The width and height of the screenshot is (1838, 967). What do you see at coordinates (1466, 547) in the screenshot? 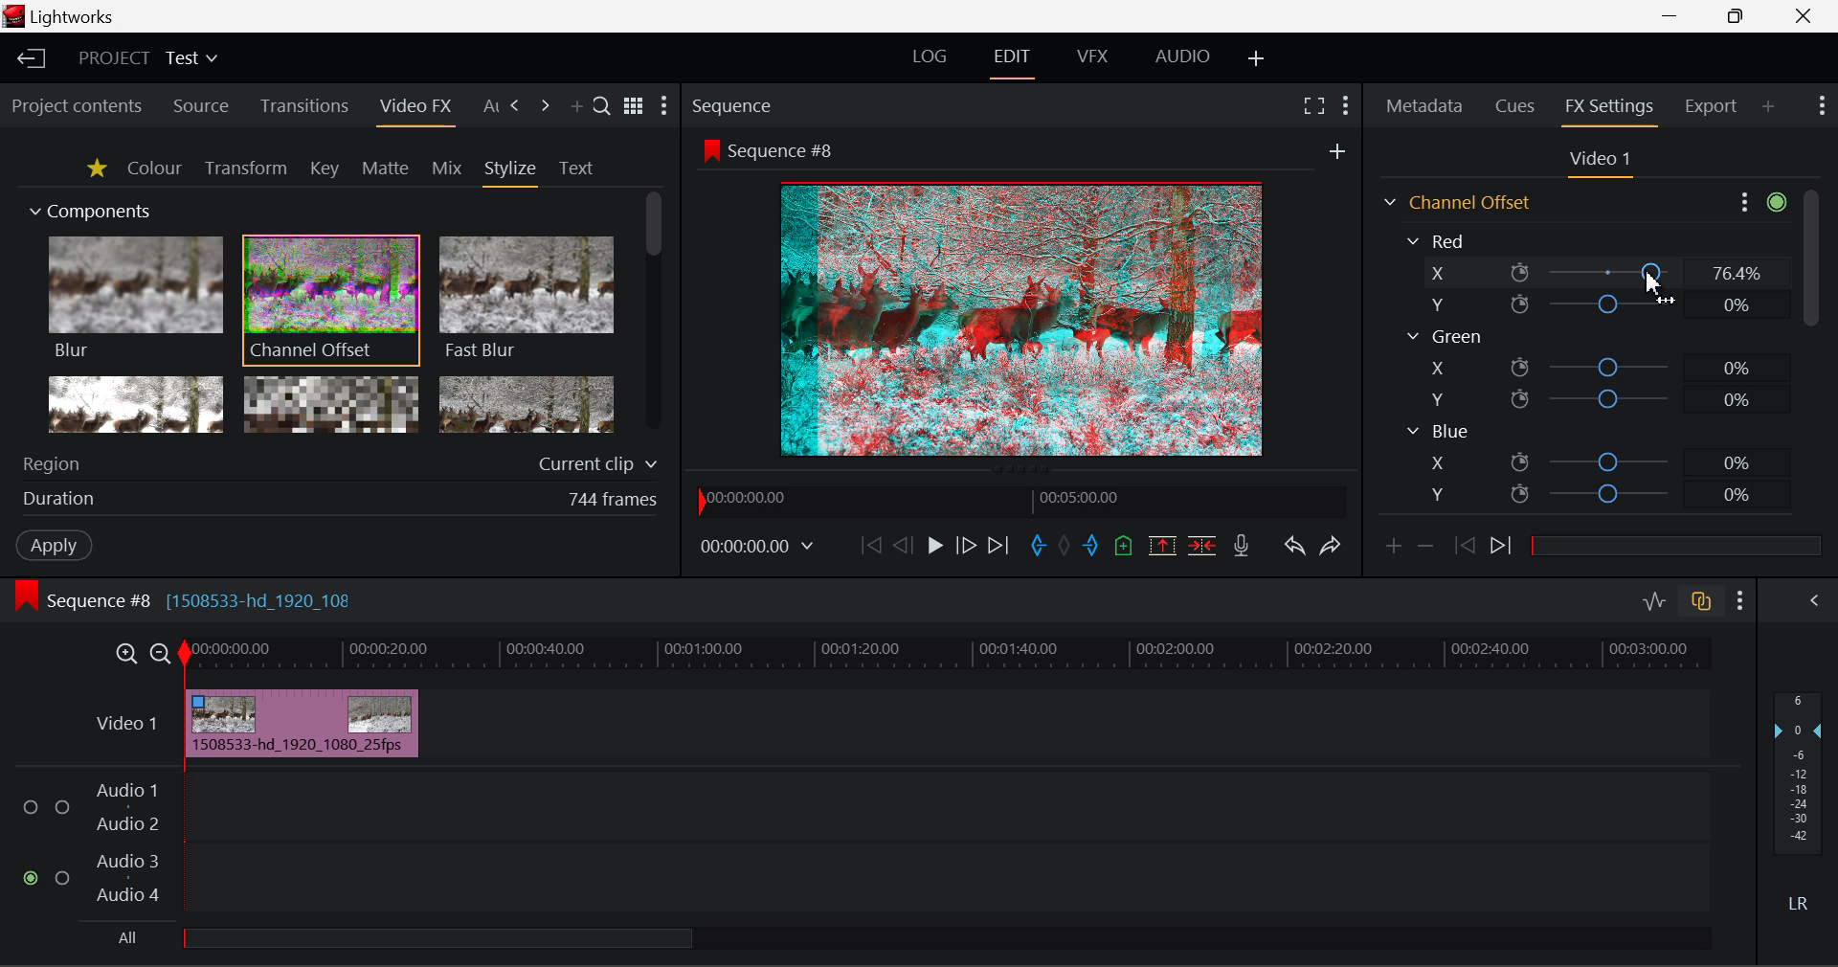
I see `Previous keyframe` at bounding box center [1466, 547].